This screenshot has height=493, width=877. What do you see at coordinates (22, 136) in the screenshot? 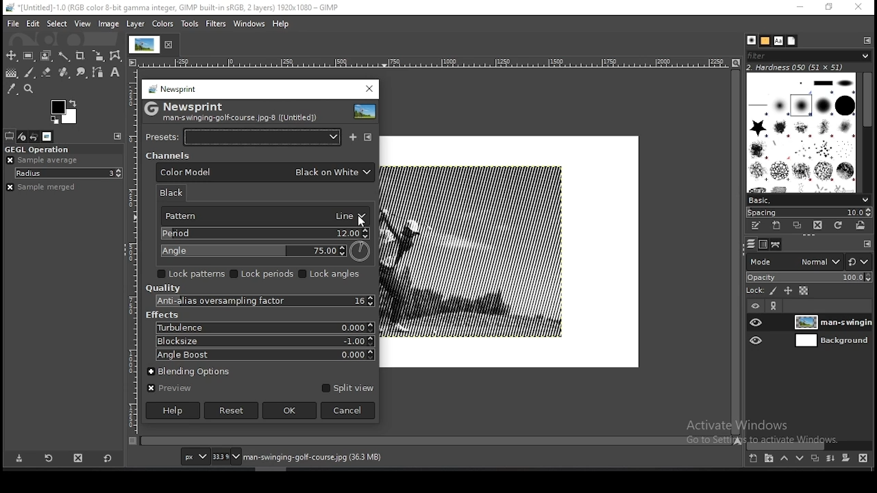
I see `device status` at bounding box center [22, 136].